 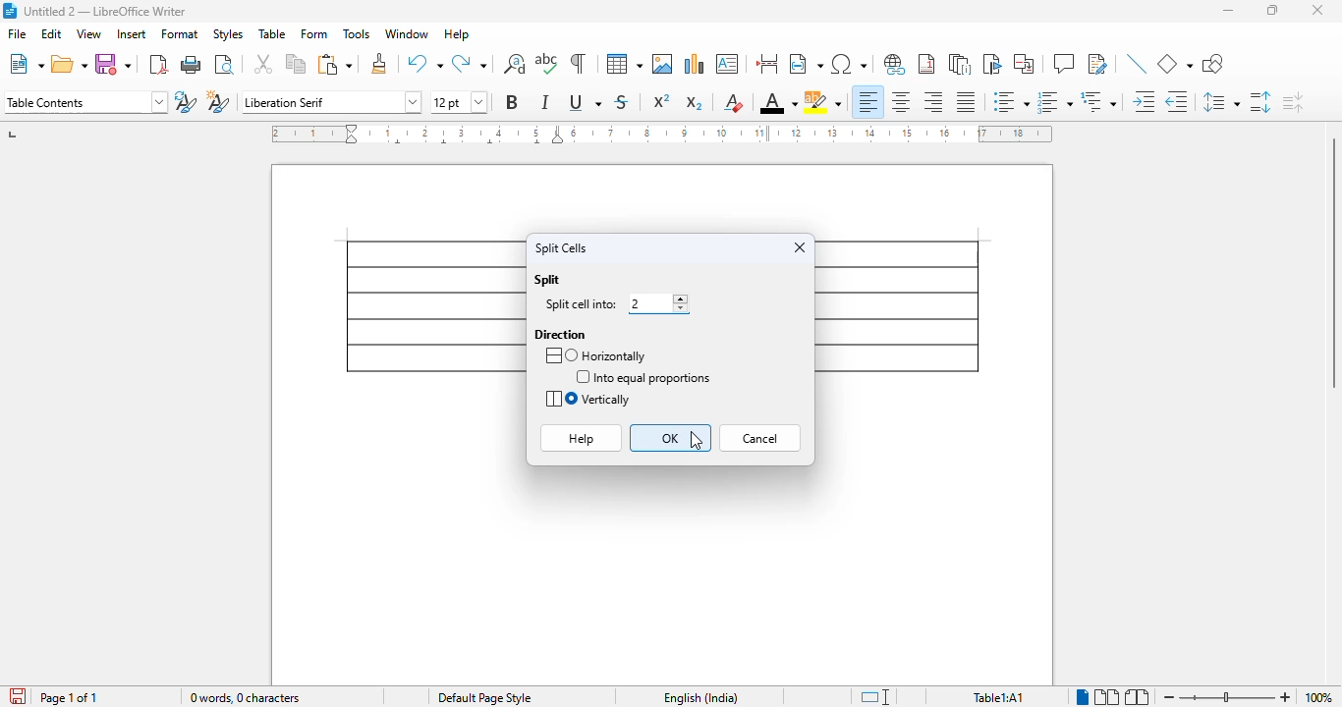 I want to click on new, so click(x=26, y=65).